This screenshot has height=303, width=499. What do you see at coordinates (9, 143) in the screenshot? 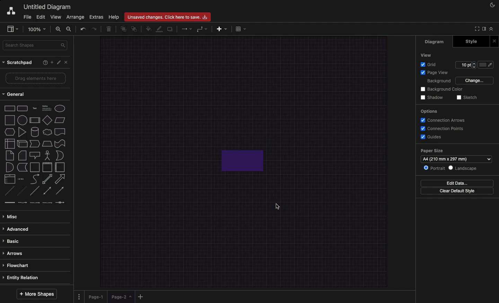
I see `internal storage` at bounding box center [9, 143].